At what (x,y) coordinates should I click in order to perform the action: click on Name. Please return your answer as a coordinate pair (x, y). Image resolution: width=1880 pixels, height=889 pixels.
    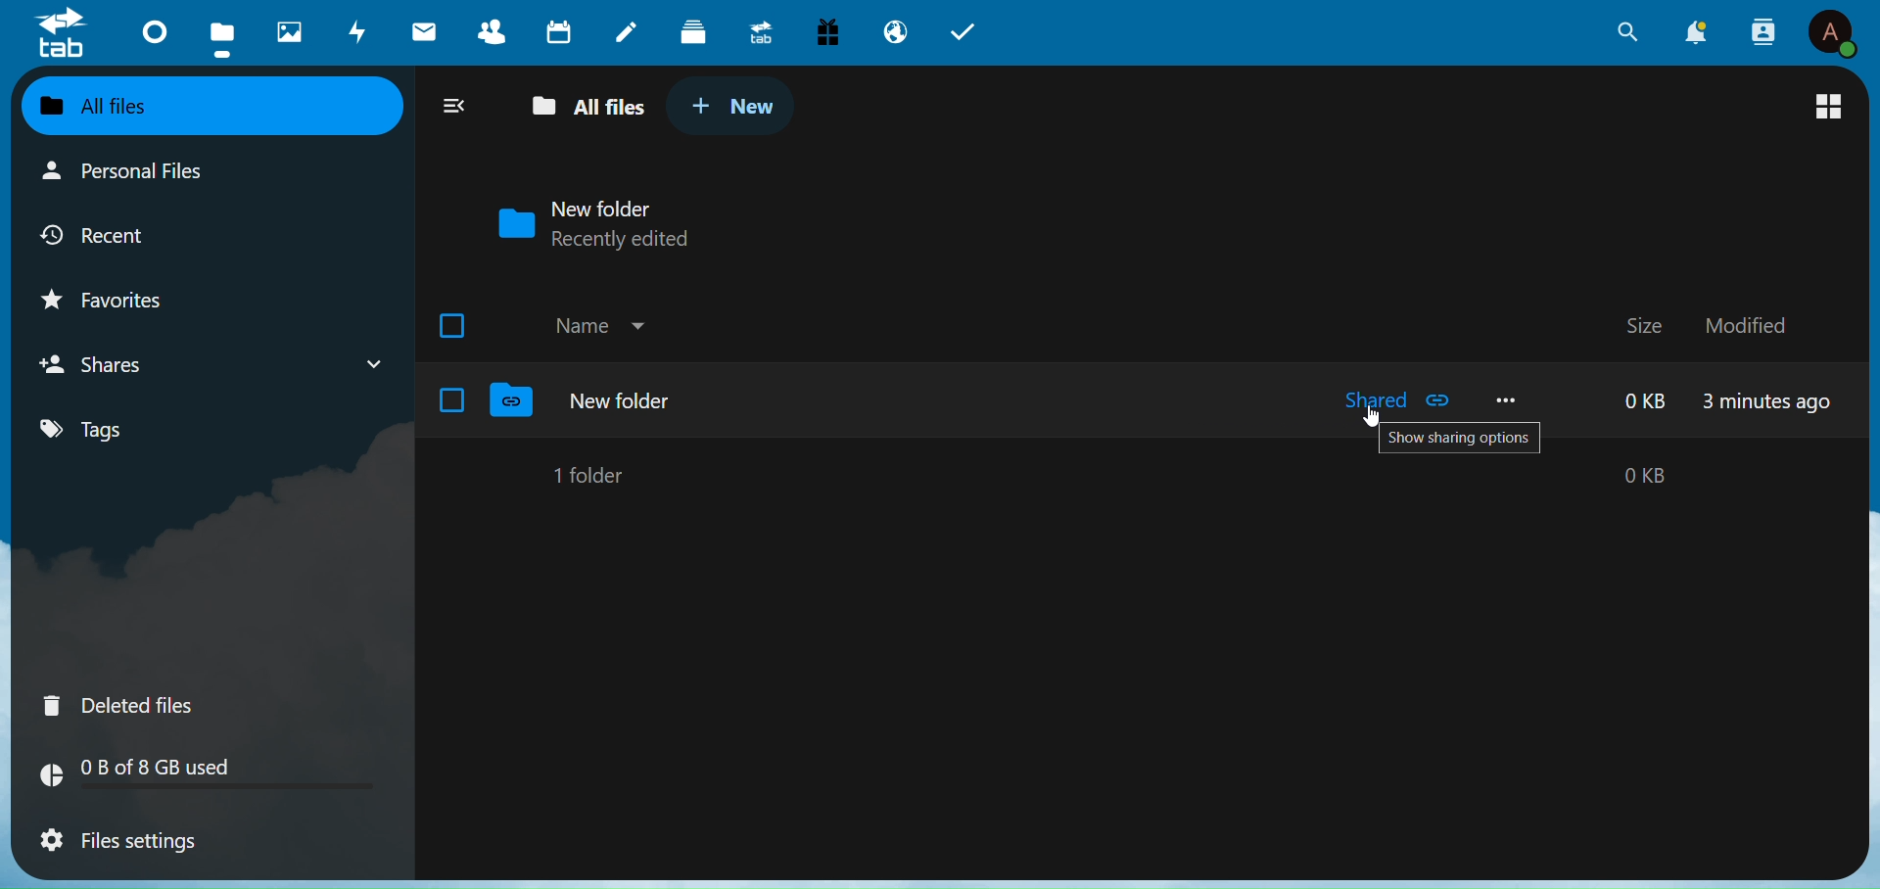
    Looking at the image, I should click on (580, 326).